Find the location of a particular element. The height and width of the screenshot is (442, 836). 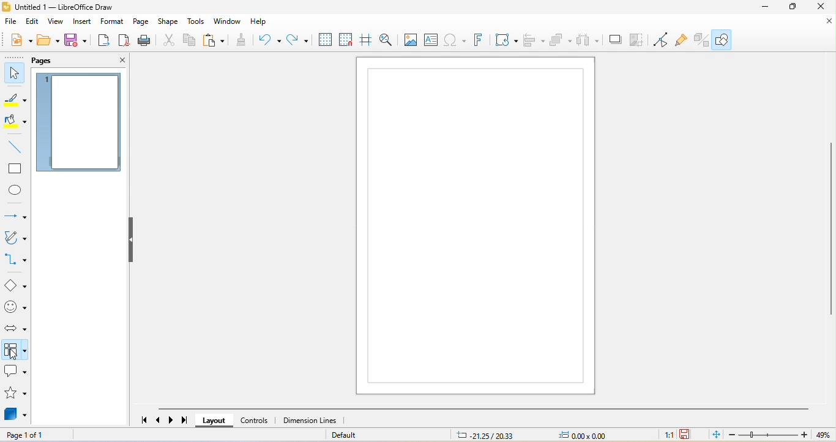

display grid is located at coordinates (326, 40).